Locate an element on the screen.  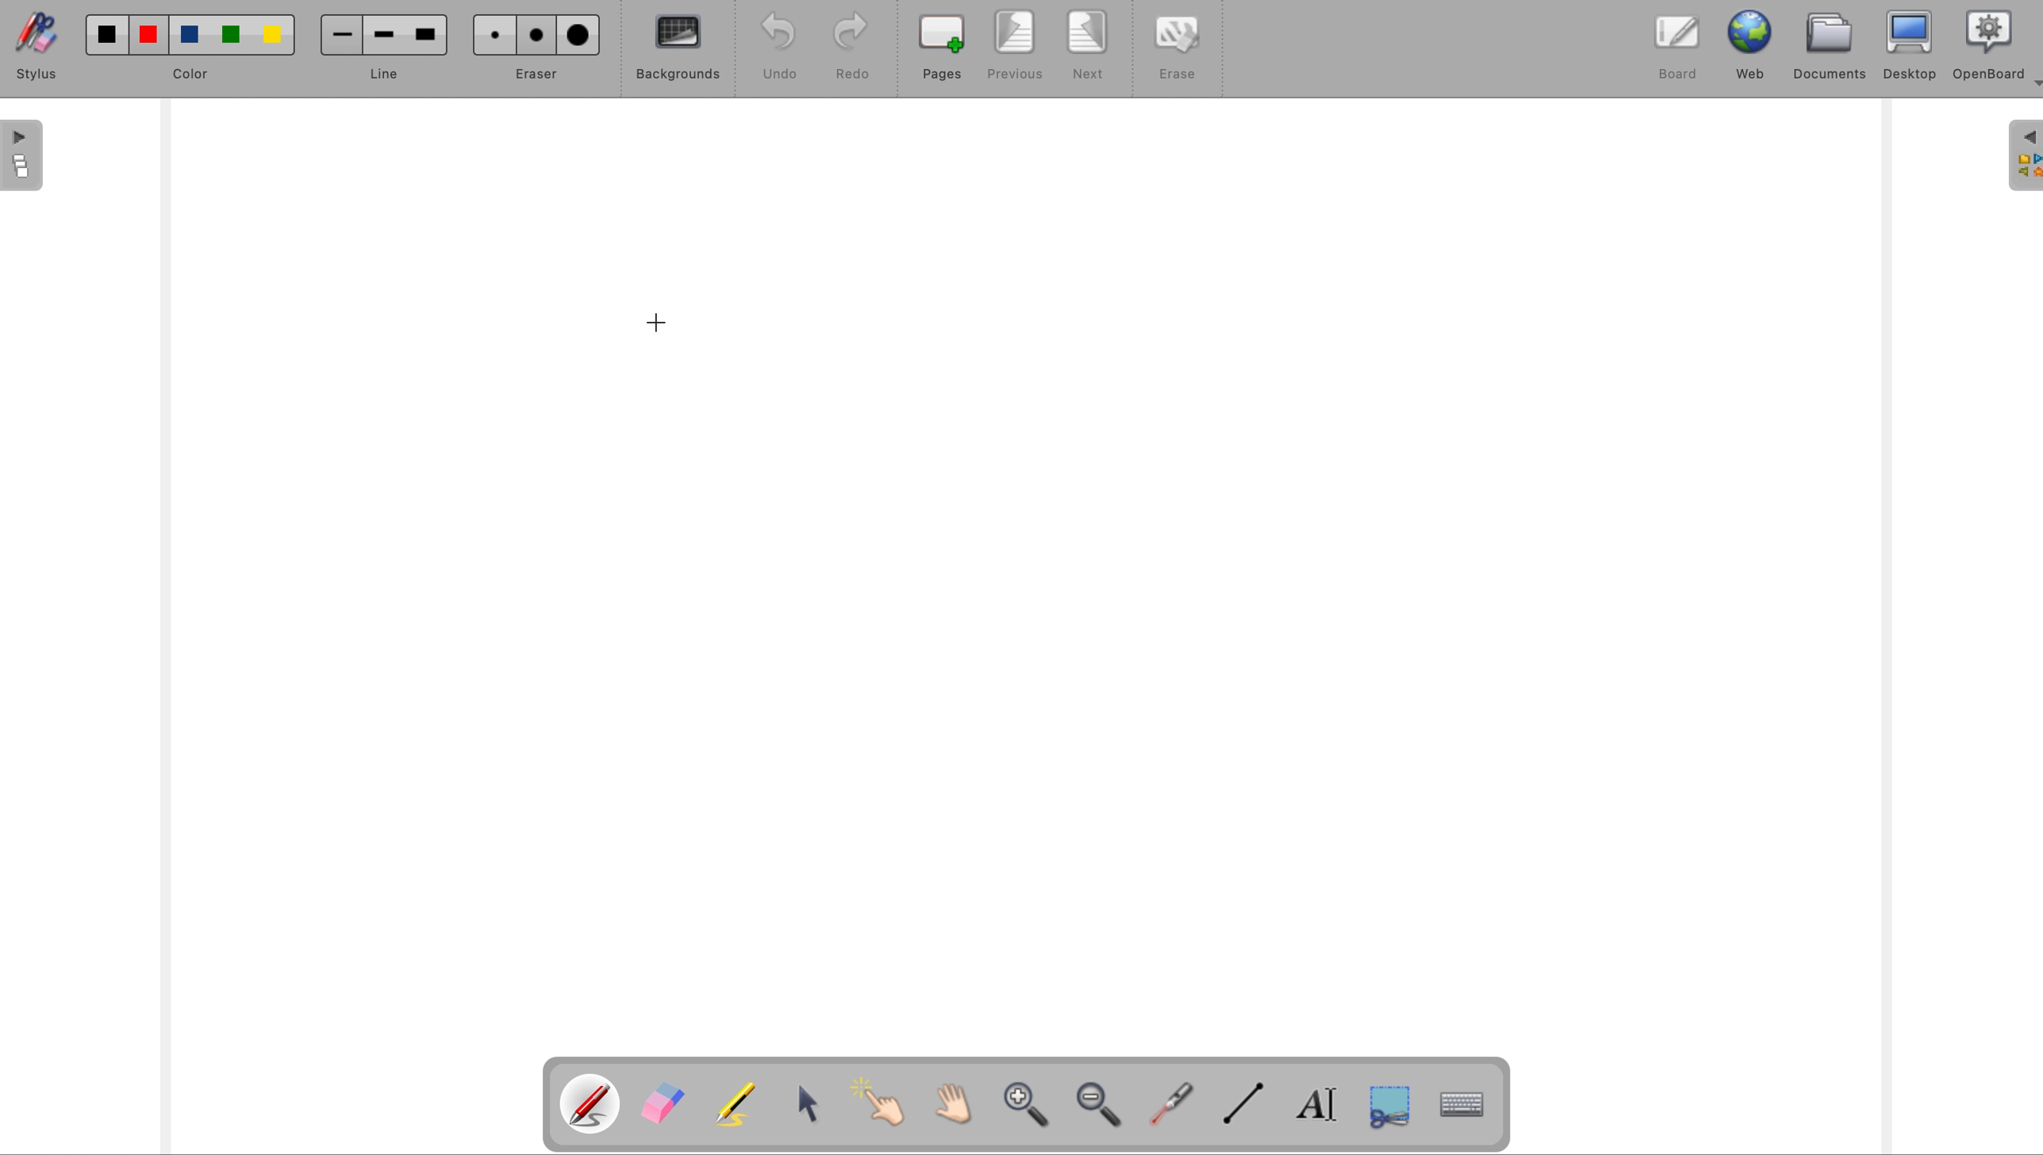
zoom in is located at coordinates (1026, 1108).